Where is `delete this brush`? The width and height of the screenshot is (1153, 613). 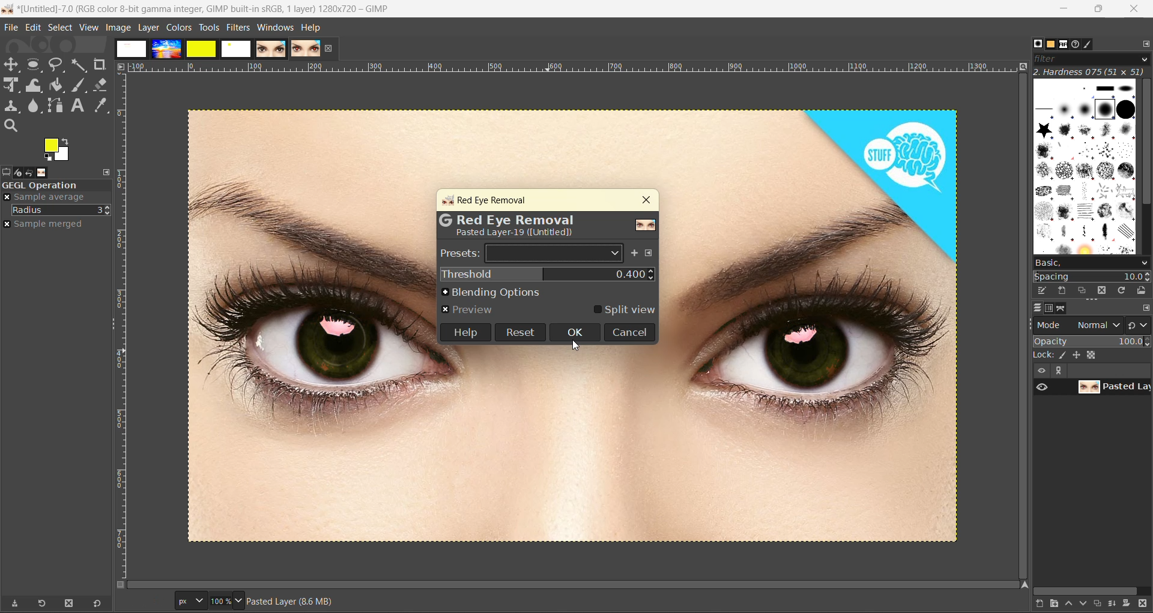 delete this brush is located at coordinates (1100, 291).